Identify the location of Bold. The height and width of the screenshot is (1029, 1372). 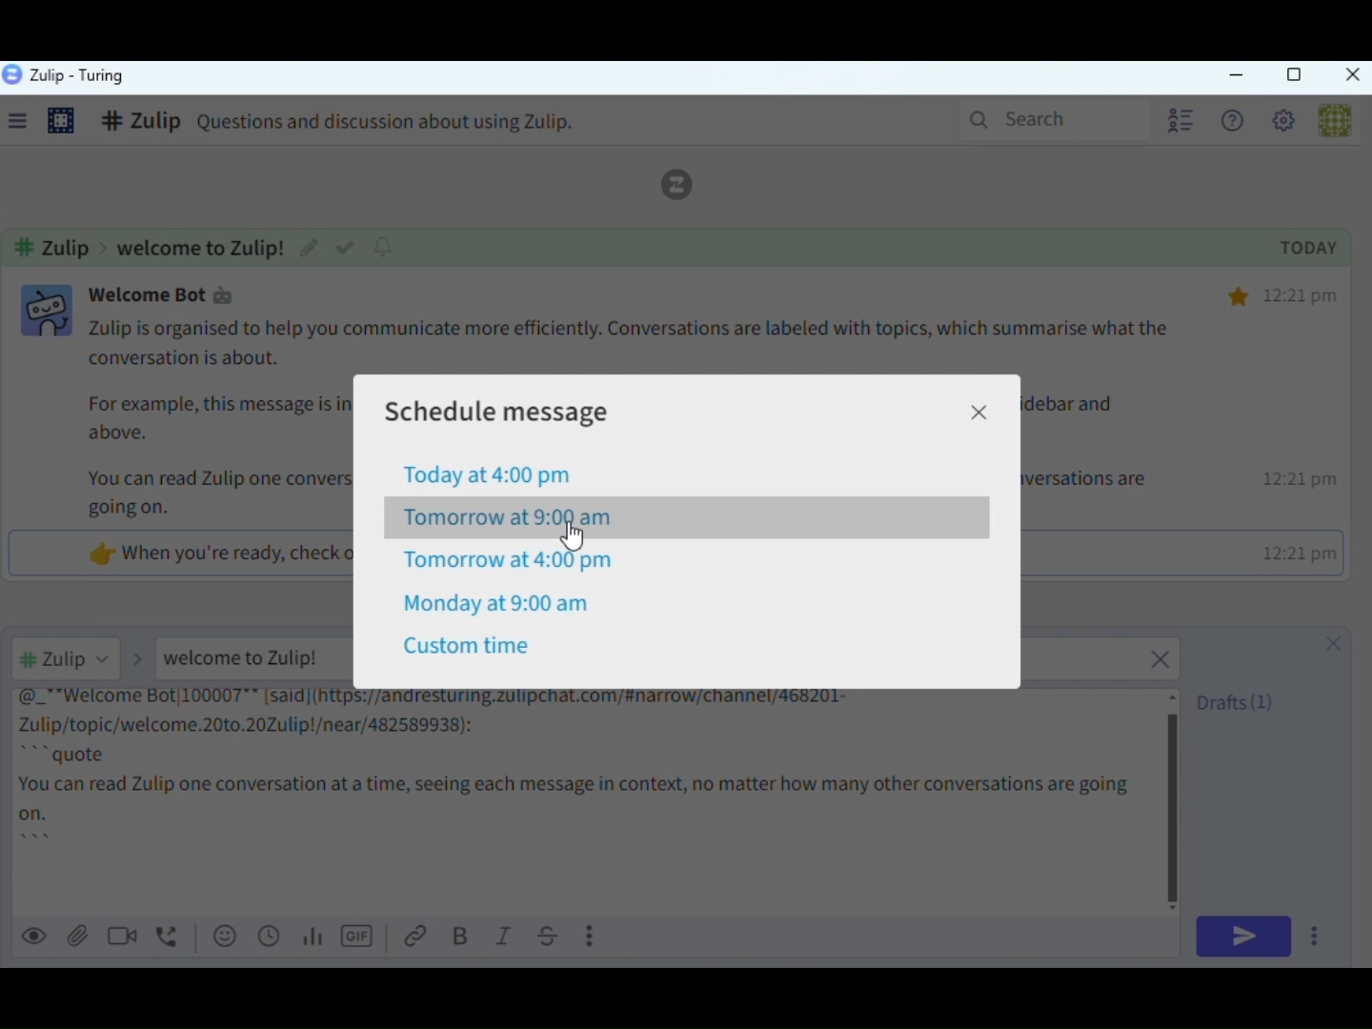
(463, 938).